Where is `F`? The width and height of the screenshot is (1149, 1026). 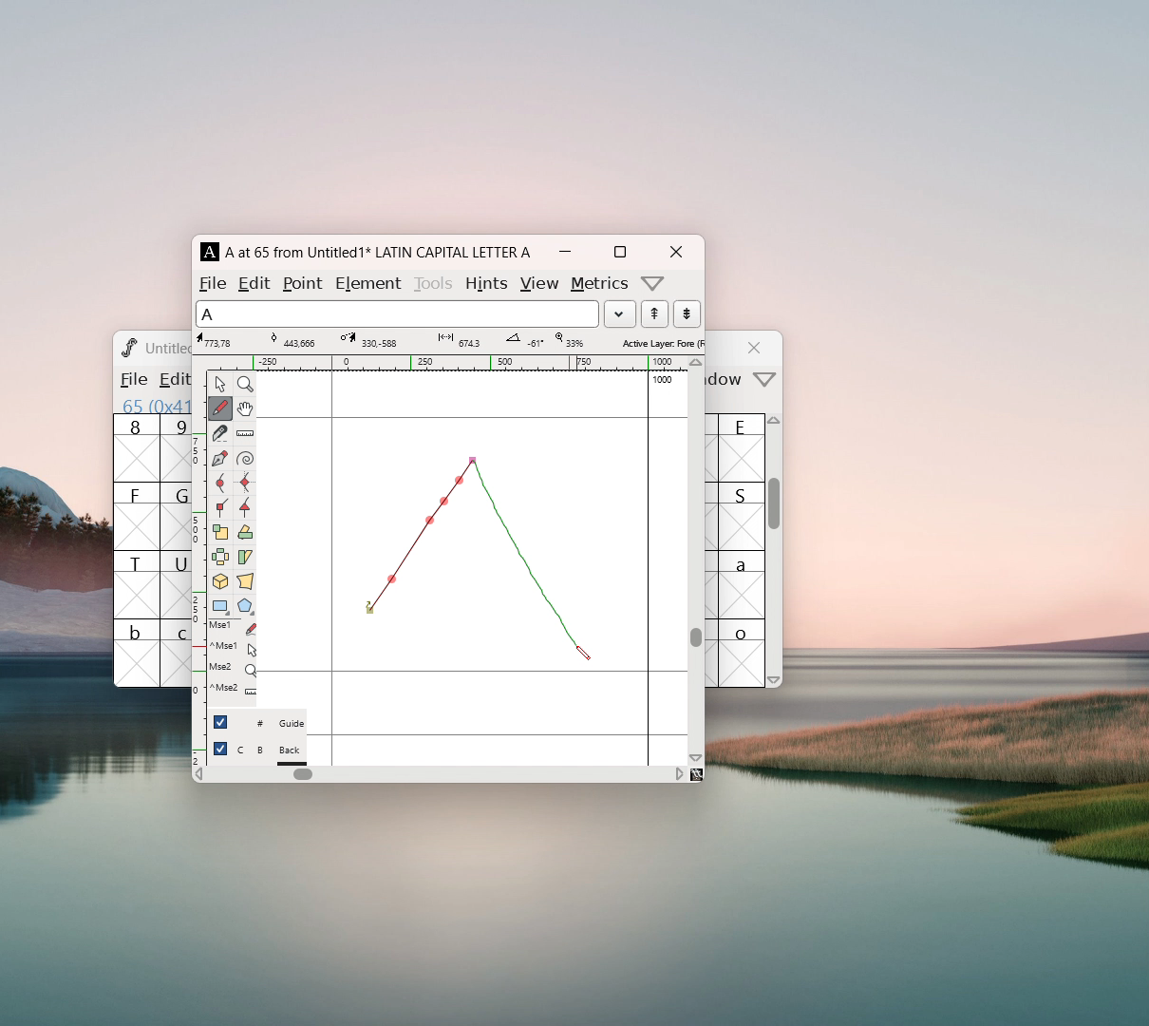
F is located at coordinates (137, 516).